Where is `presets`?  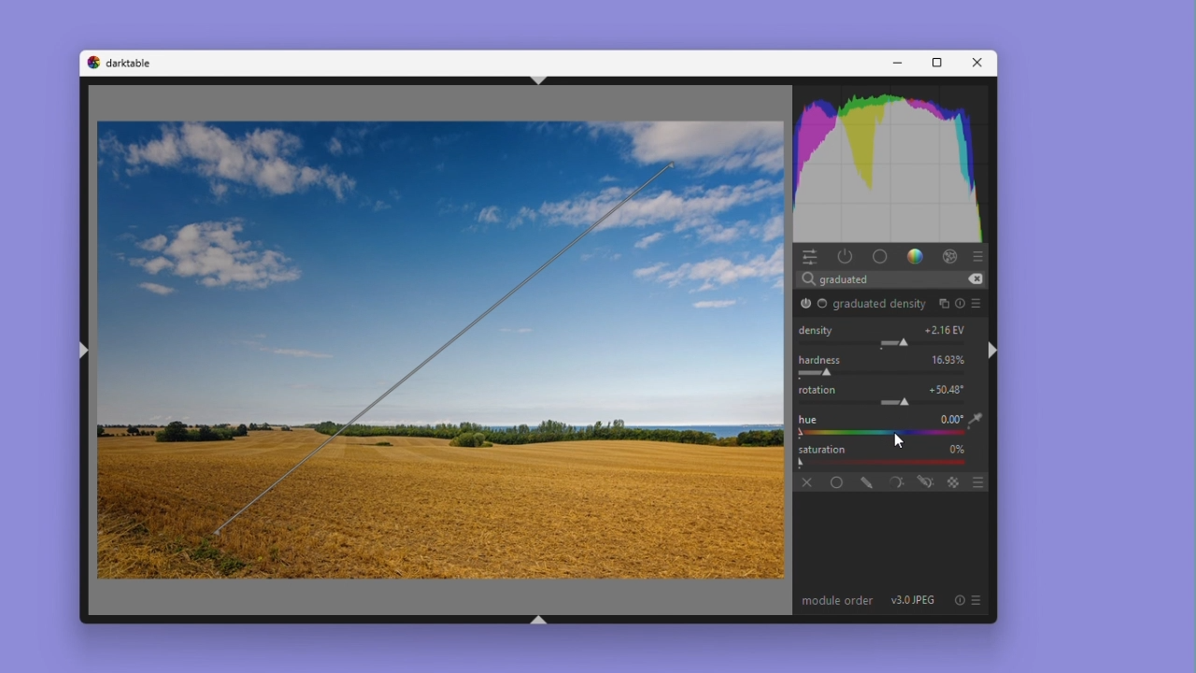
presets is located at coordinates (981, 254).